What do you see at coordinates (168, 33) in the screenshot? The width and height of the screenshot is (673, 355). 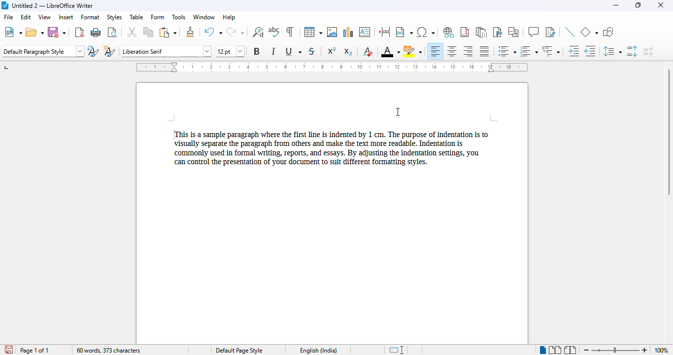 I see `paste` at bounding box center [168, 33].